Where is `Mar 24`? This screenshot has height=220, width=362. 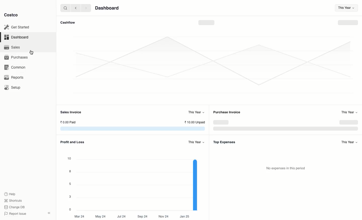 Mar 24 is located at coordinates (80, 216).